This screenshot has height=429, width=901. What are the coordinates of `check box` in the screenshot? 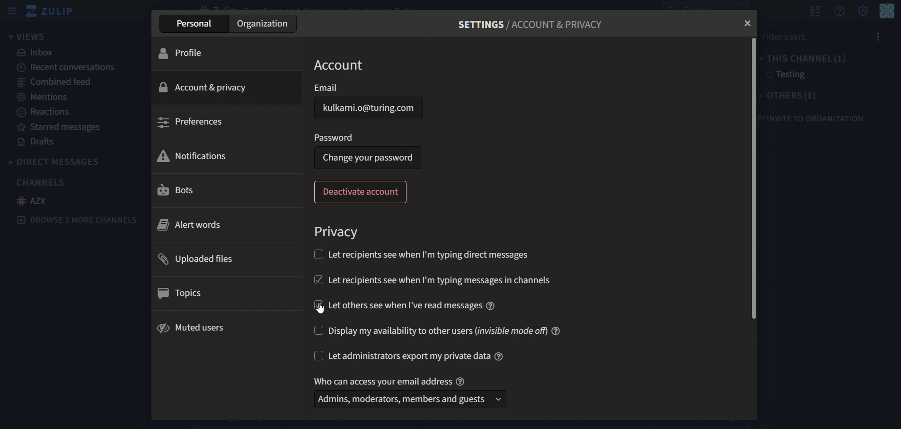 It's located at (317, 254).